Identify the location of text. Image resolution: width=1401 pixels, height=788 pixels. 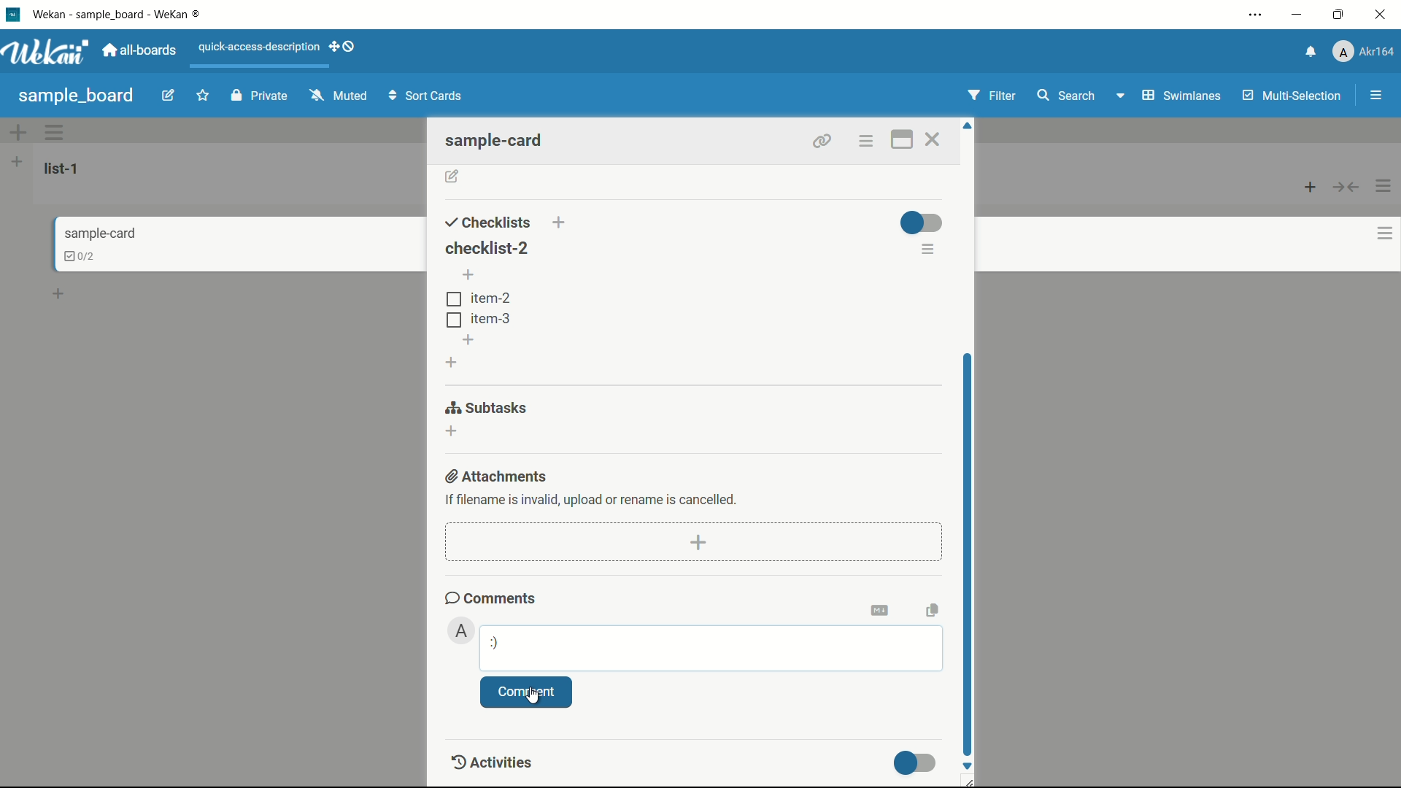
(593, 498).